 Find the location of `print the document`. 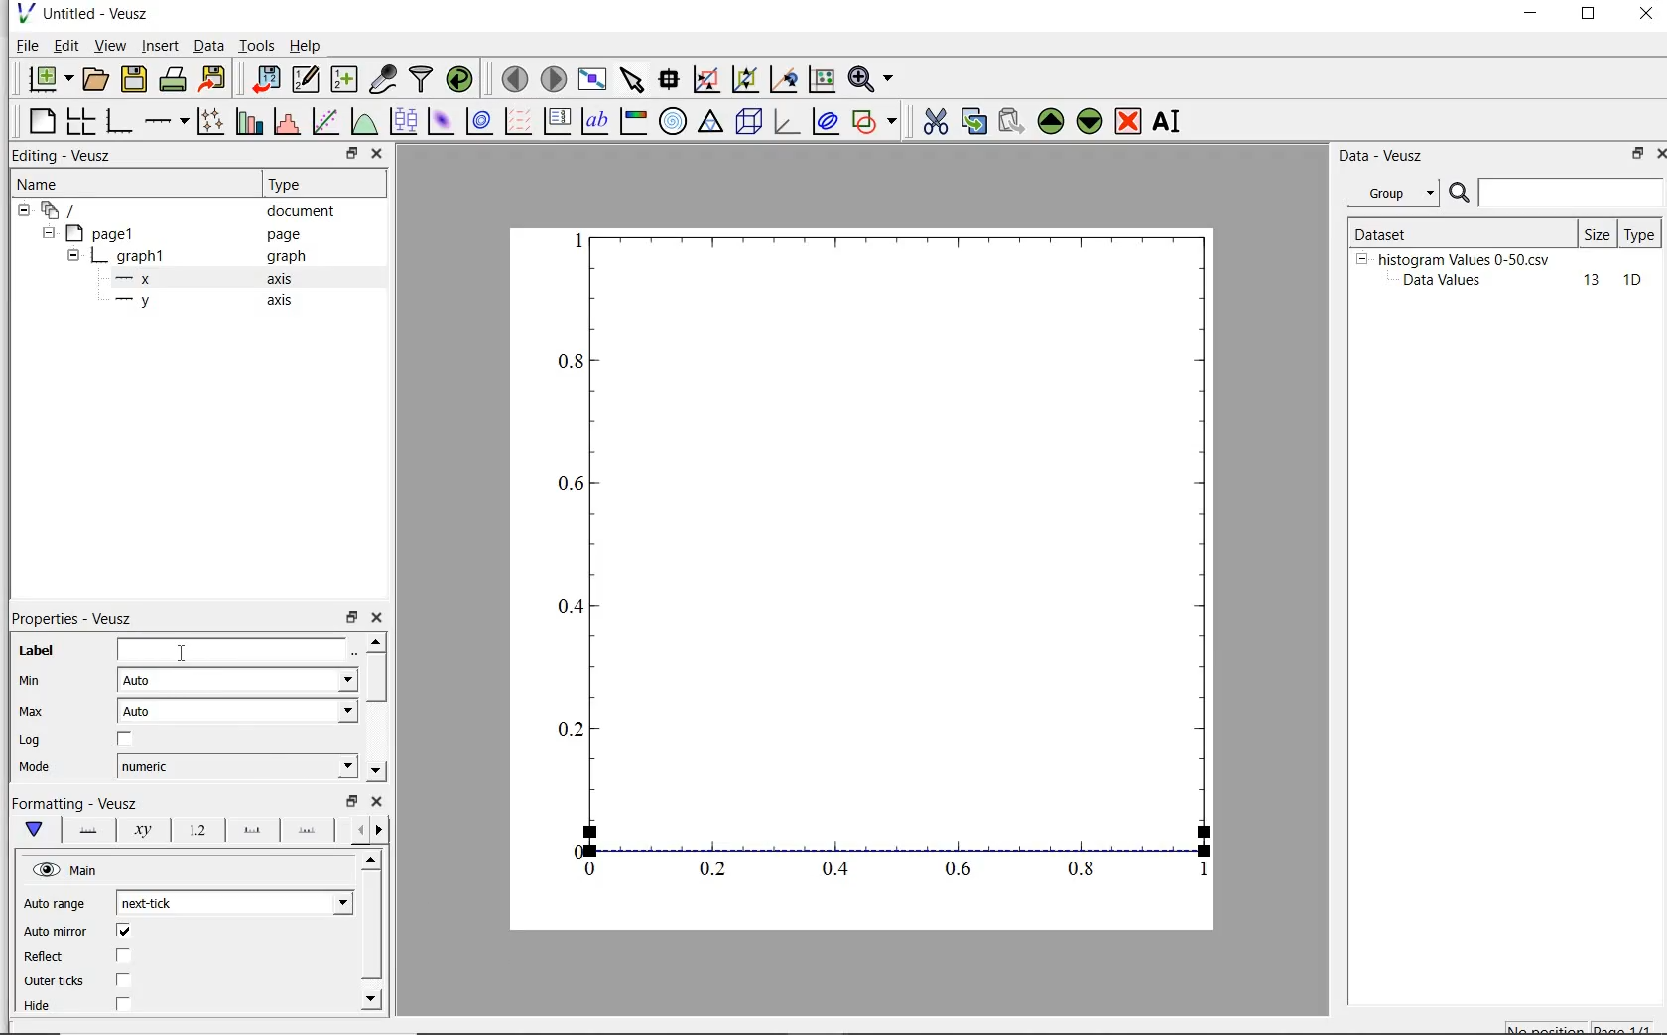

print the document is located at coordinates (174, 77).